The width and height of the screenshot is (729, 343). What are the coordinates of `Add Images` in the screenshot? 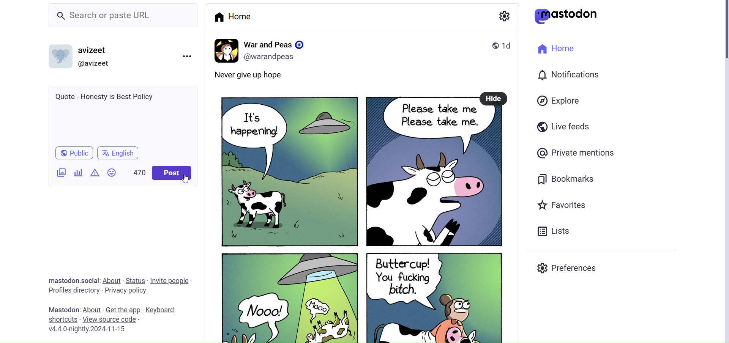 It's located at (61, 172).